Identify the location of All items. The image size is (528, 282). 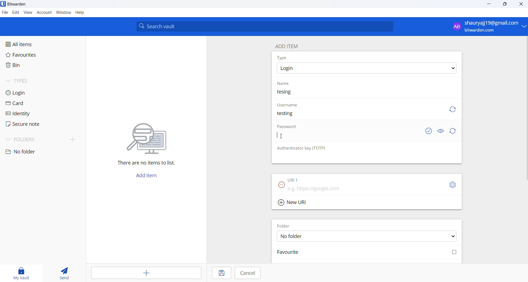
(31, 44).